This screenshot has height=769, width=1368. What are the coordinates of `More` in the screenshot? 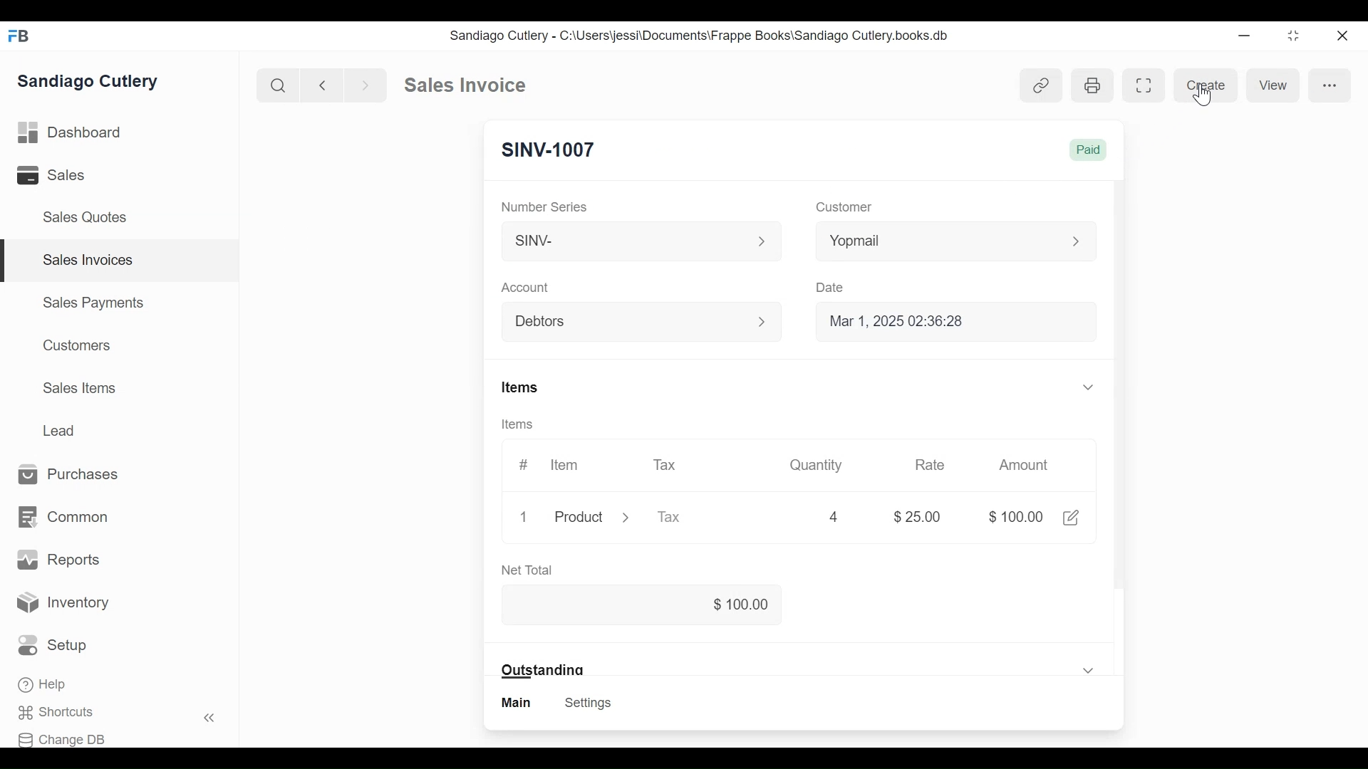 It's located at (1332, 85).